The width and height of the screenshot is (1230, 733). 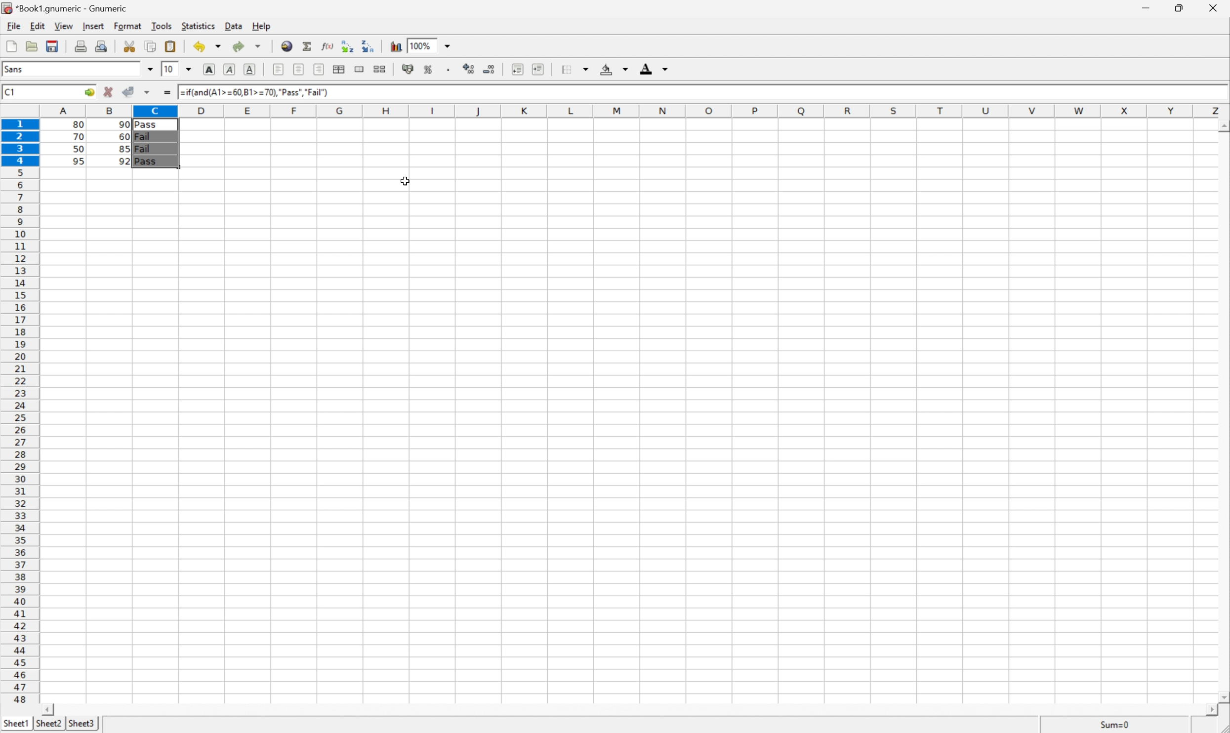 I want to click on View, so click(x=64, y=26).